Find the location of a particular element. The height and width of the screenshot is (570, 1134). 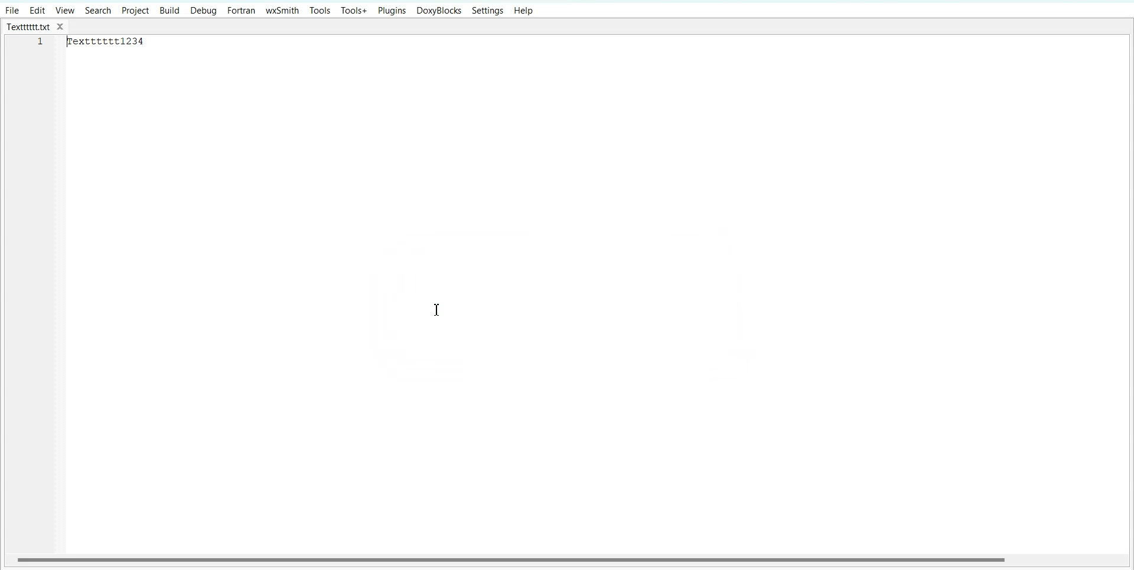

close is located at coordinates (63, 27).